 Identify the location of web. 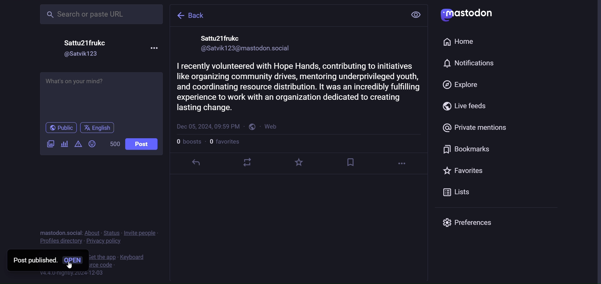
(272, 127).